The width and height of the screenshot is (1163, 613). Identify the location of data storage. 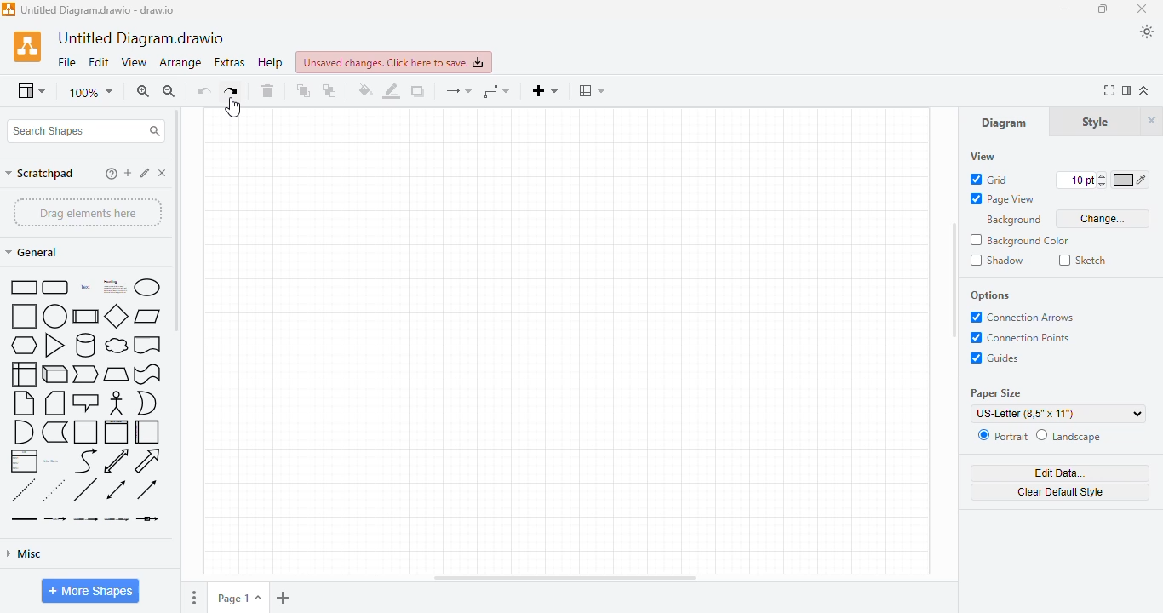
(54, 432).